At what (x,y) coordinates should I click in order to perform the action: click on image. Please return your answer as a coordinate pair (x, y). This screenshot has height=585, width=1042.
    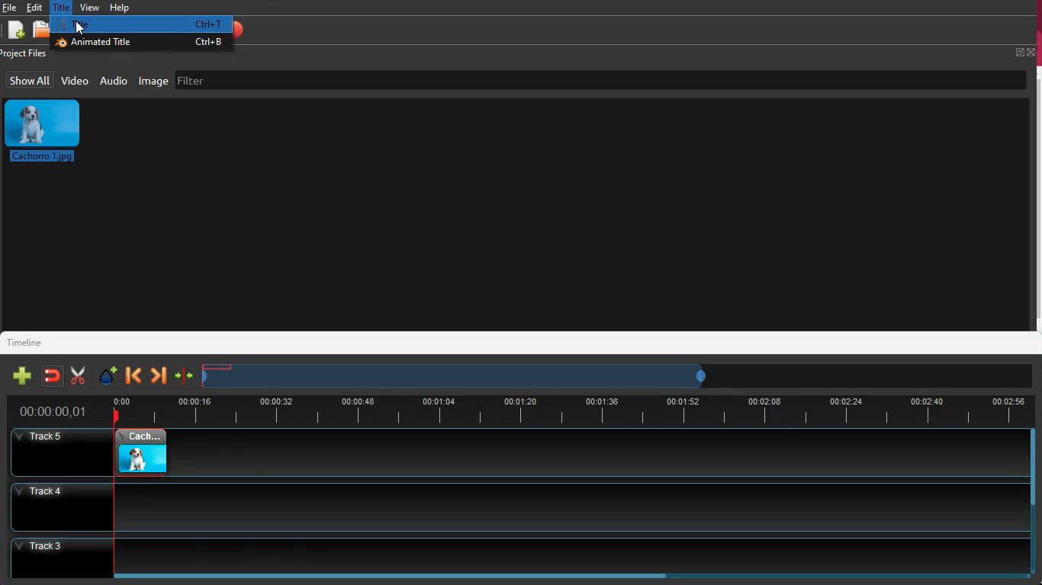
    Looking at the image, I should click on (135, 454).